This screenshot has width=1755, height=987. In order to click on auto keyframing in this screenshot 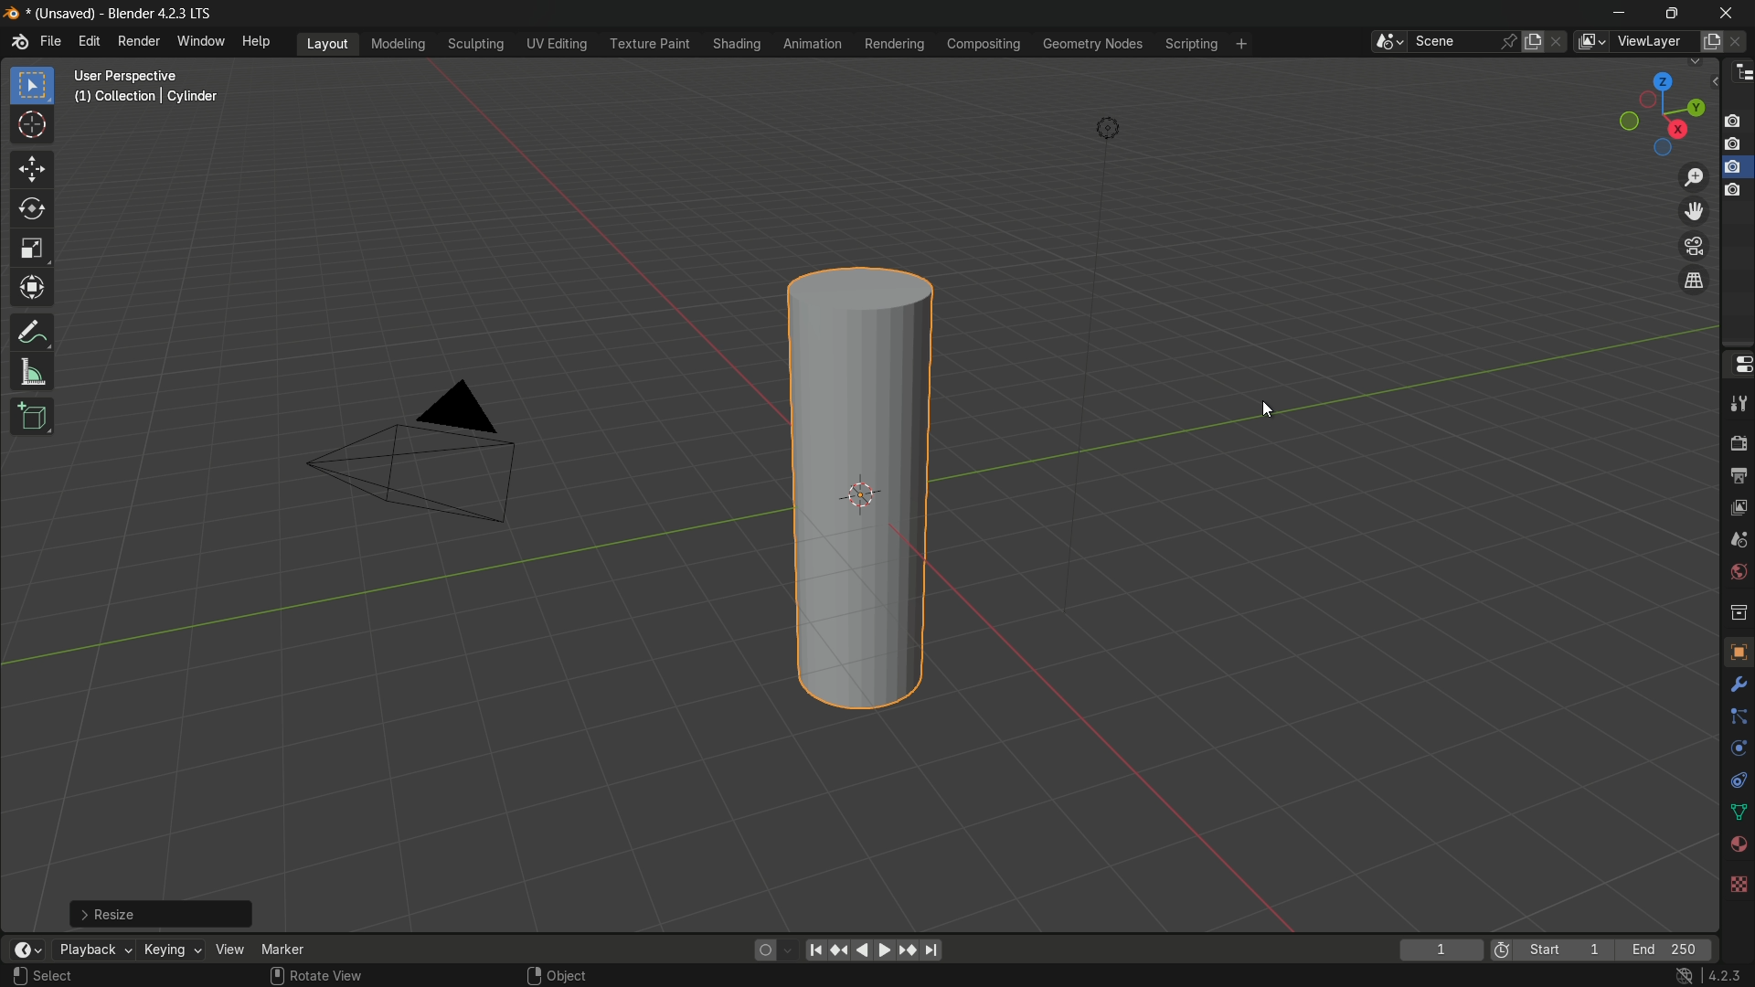, I will do `click(788, 950)`.